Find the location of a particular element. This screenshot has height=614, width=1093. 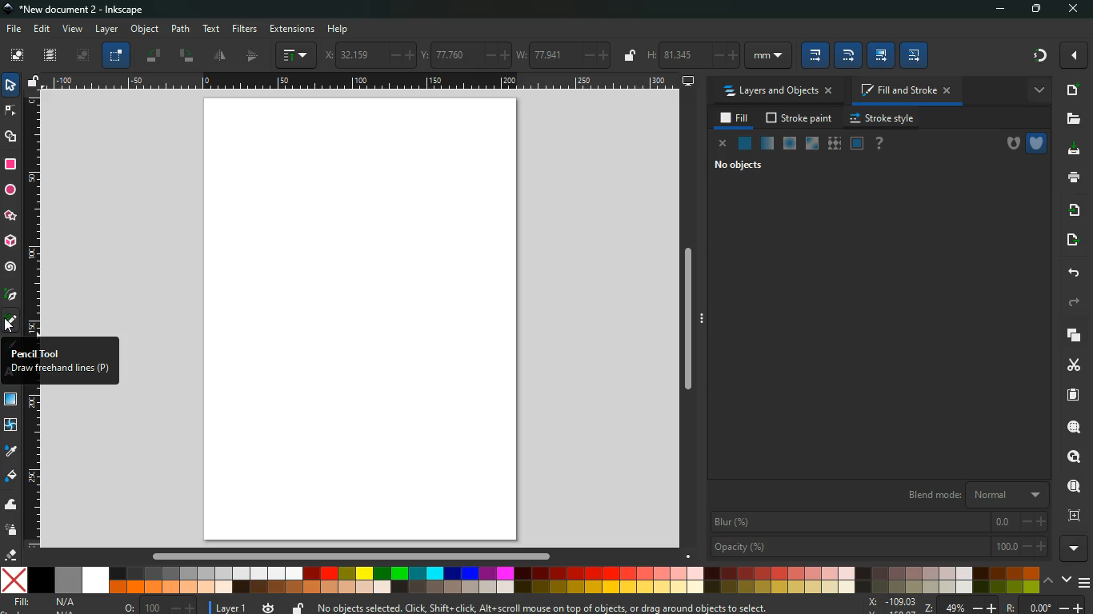

time is located at coordinates (270, 608).